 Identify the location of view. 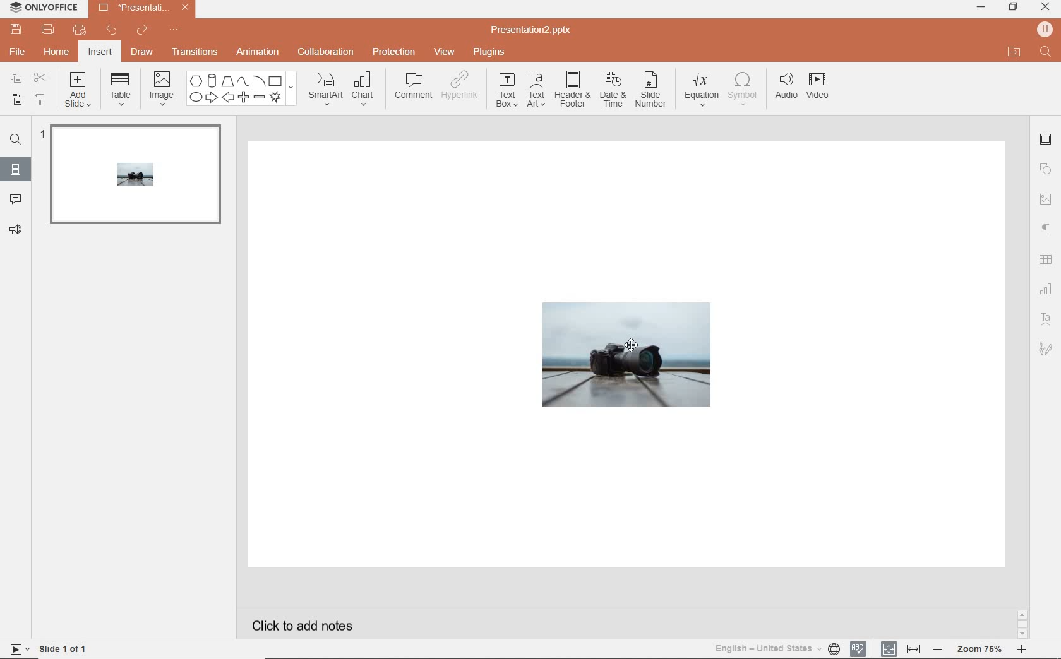
(445, 51).